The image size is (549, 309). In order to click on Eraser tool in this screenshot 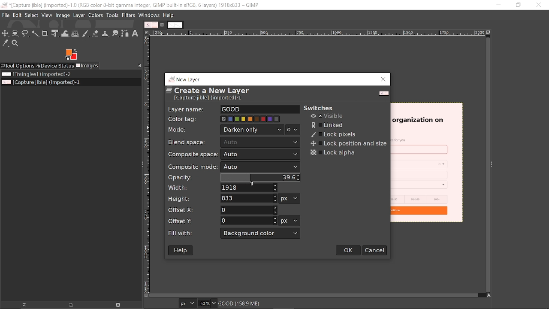, I will do `click(96, 33)`.